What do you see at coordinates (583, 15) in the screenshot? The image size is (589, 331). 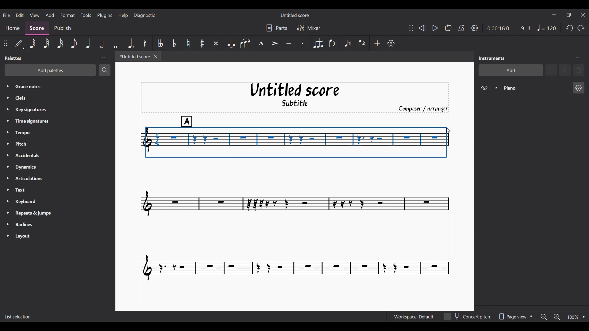 I see `Close interface` at bounding box center [583, 15].